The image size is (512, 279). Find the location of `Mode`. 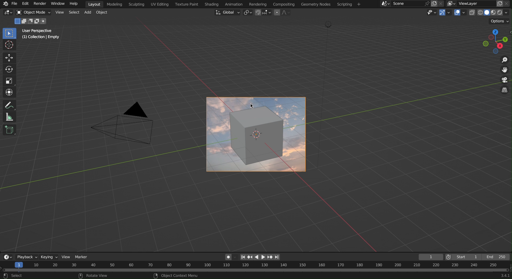

Mode is located at coordinates (31, 21).